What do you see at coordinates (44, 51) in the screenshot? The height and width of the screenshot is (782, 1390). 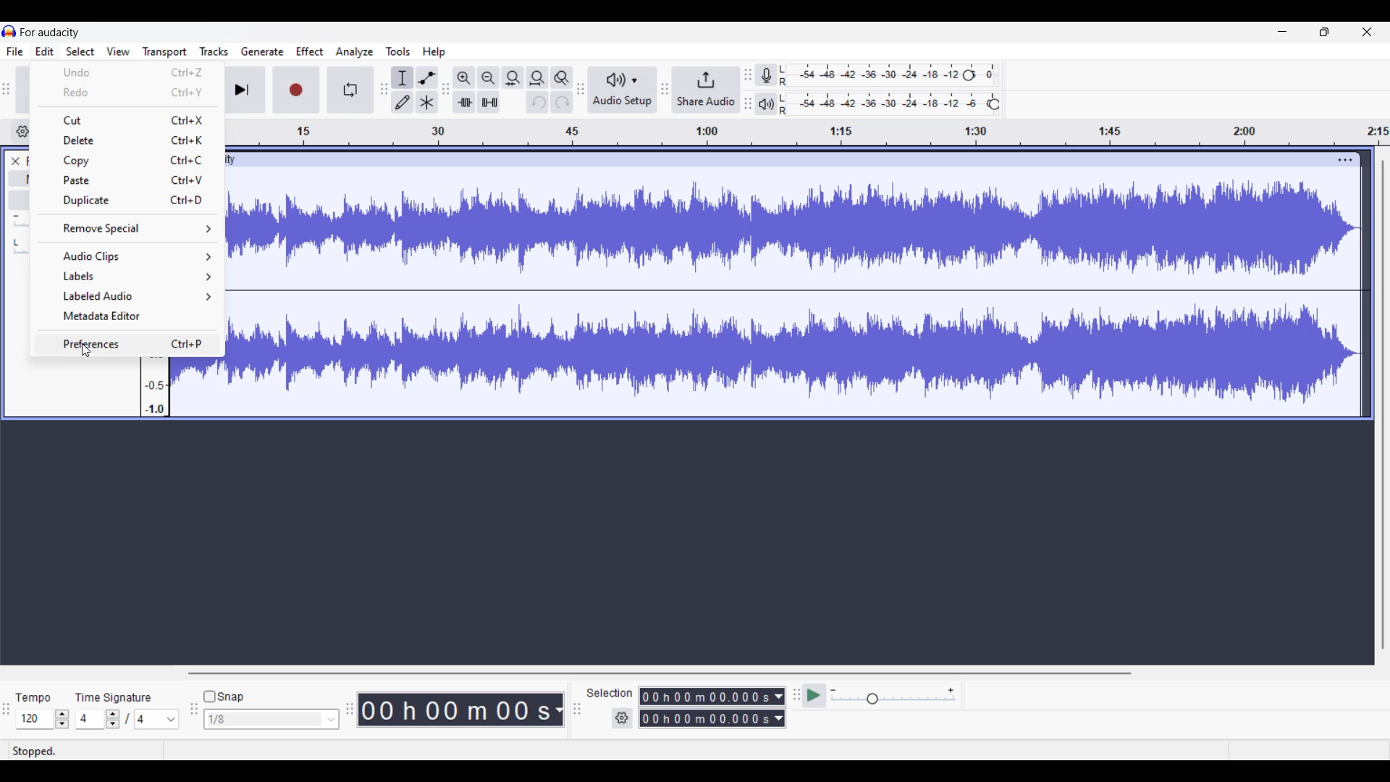 I see `Edit menu` at bounding box center [44, 51].